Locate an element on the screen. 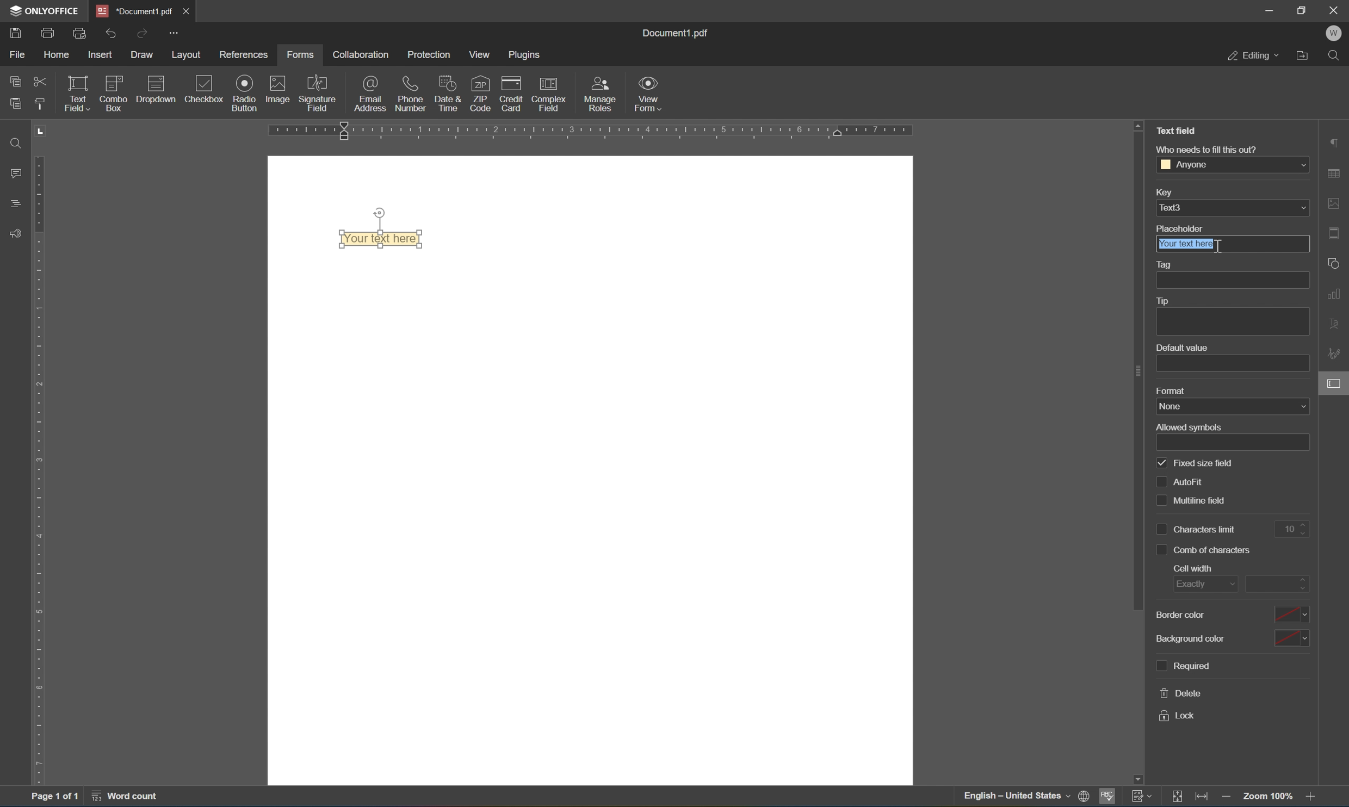 This screenshot has height=807, width=1349. plugins is located at coordinates (524, 54).